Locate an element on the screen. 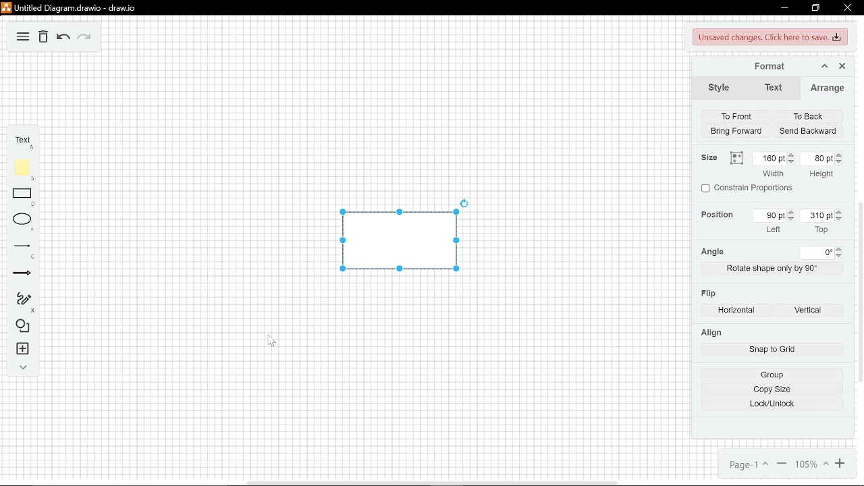 This screenshot has height=486, width=864. copy size is located at coordinates (772, 389).